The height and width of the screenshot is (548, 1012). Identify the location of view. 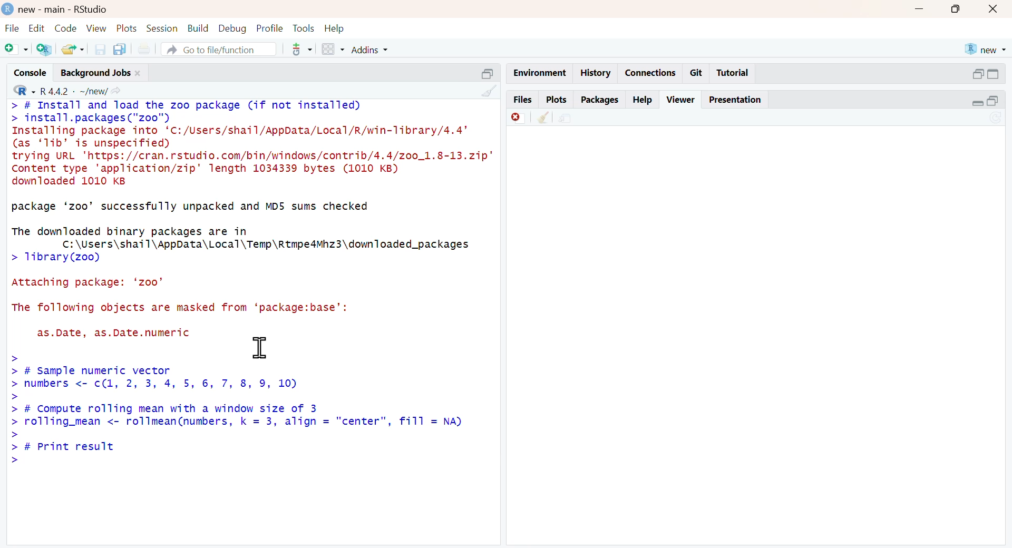
(97, 28).